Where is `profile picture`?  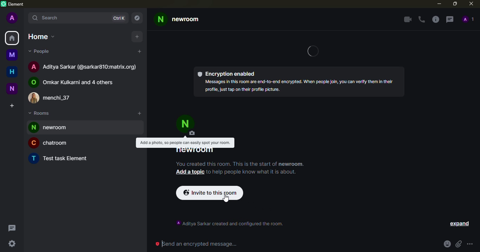
profile picture is located at coordinates (185, 125).